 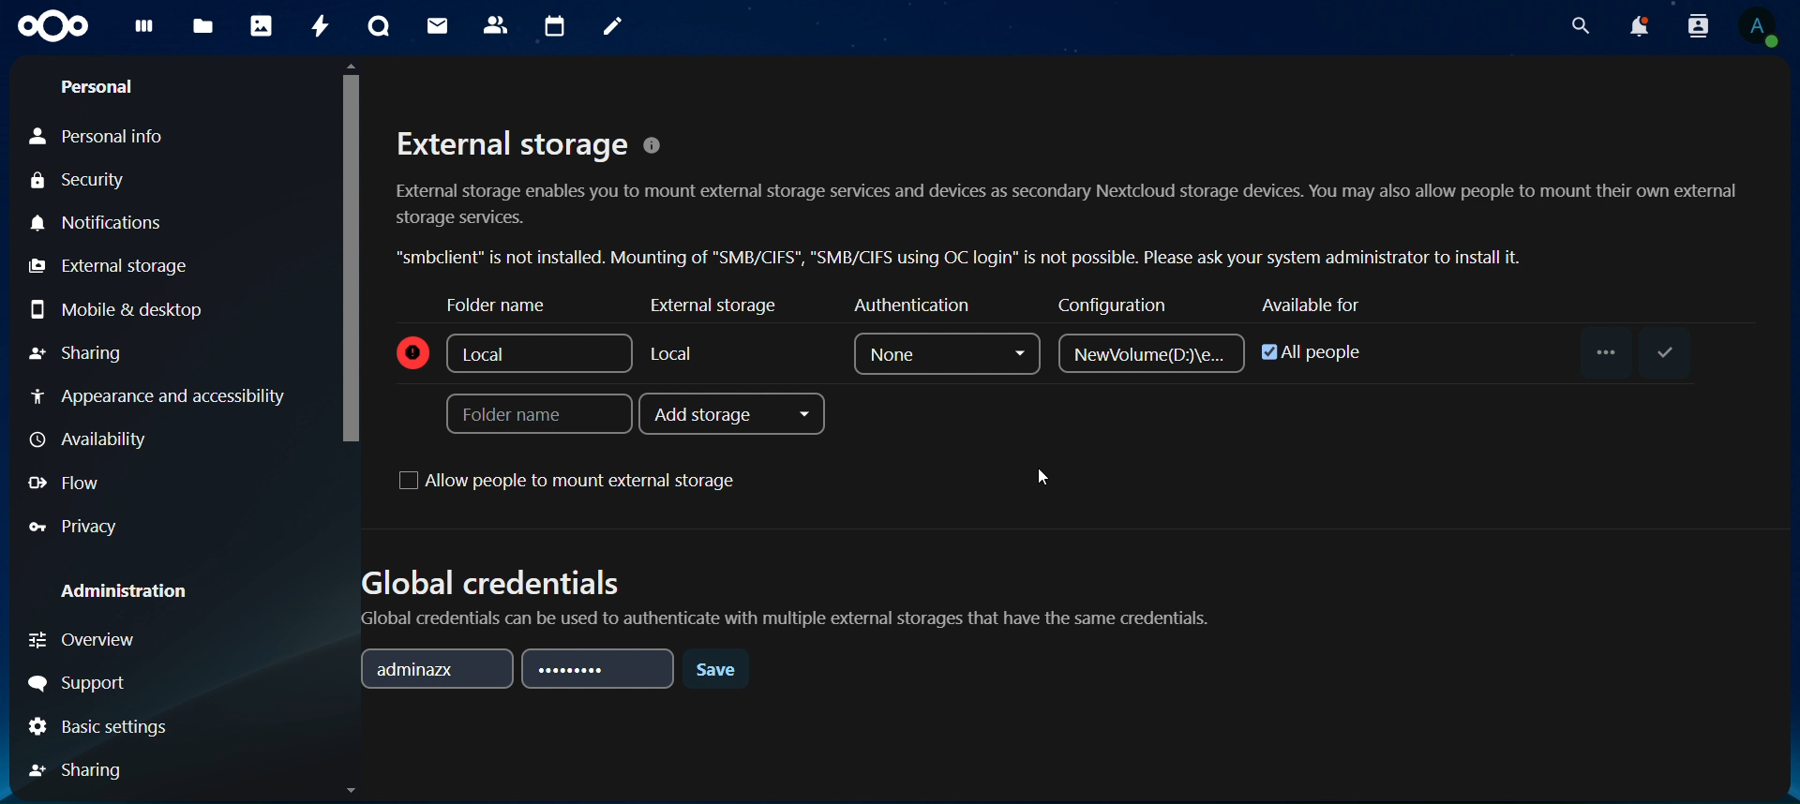 What do you see at coordinates (83, 678) in the screenshot?
I see `support` at bounding box center [83, 678].